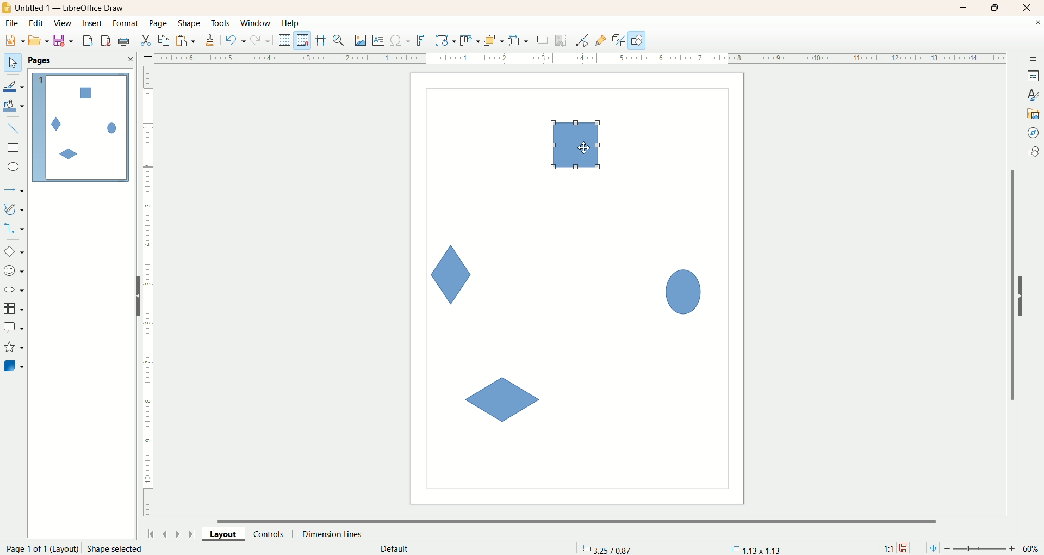 The height and width of the screenshot is (555, 1044). Describe the element at coordinates (1032, 548) in the screenshot. I see `zoom percent` at that location.